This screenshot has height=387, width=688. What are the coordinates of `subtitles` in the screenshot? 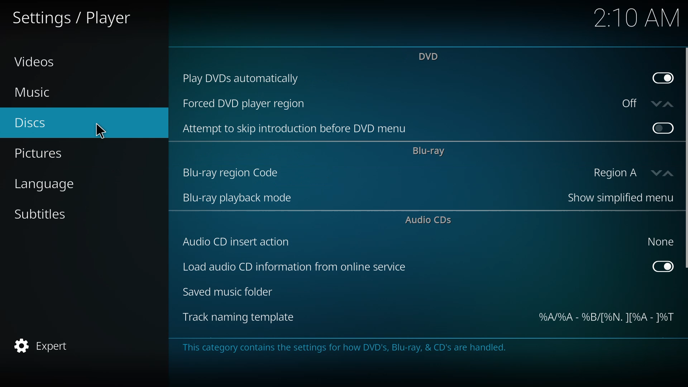 It's located at (42, 216).